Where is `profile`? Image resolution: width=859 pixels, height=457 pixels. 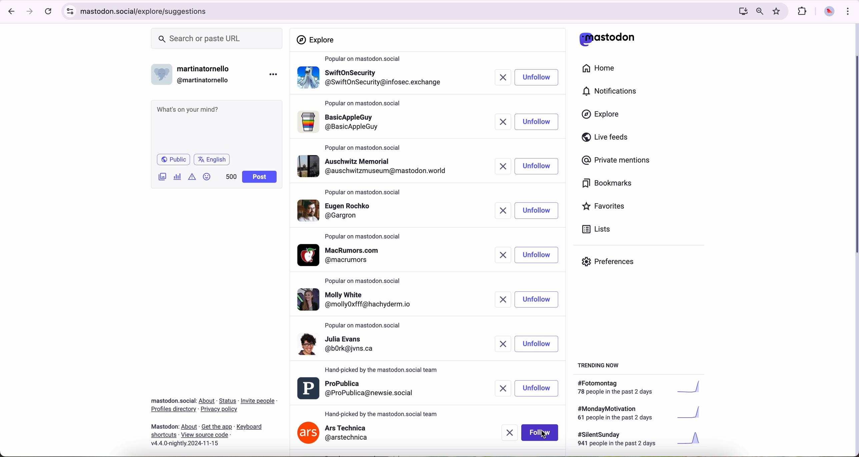 profile is located at coordinates (342, 255).